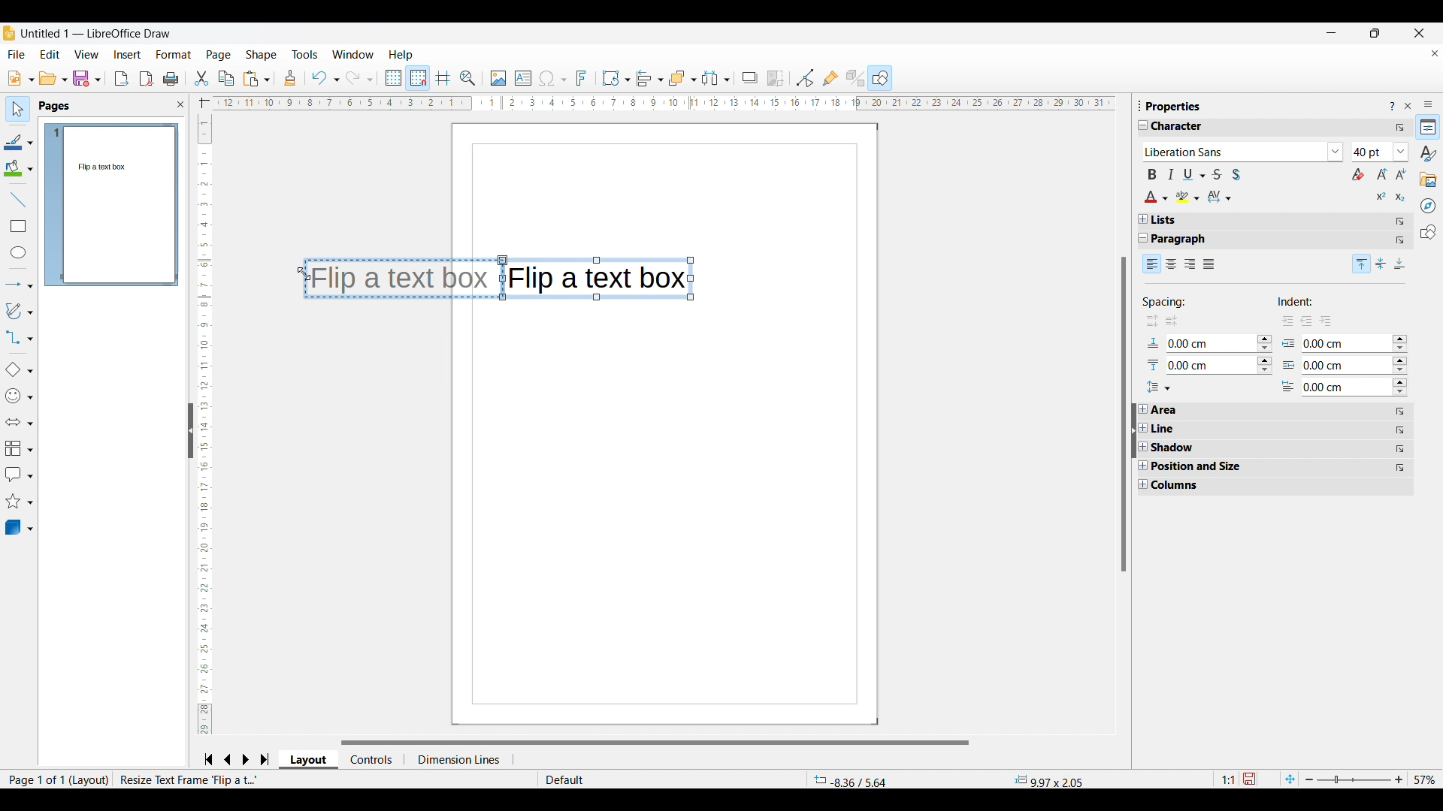  Describe the element at coordinates (1227, 779) in the screenshot. I see `1:1` at that location.